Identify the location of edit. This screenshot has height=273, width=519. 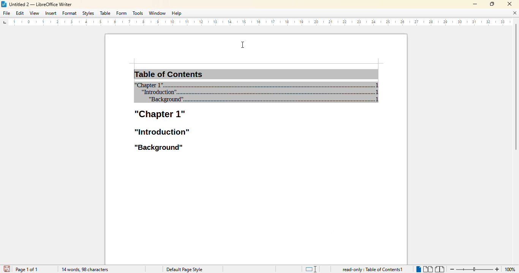
(20, 13).